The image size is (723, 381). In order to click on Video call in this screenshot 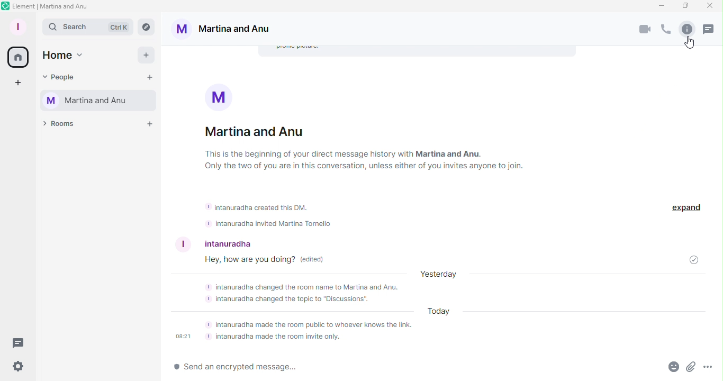, I will do `click(646, 30)`.